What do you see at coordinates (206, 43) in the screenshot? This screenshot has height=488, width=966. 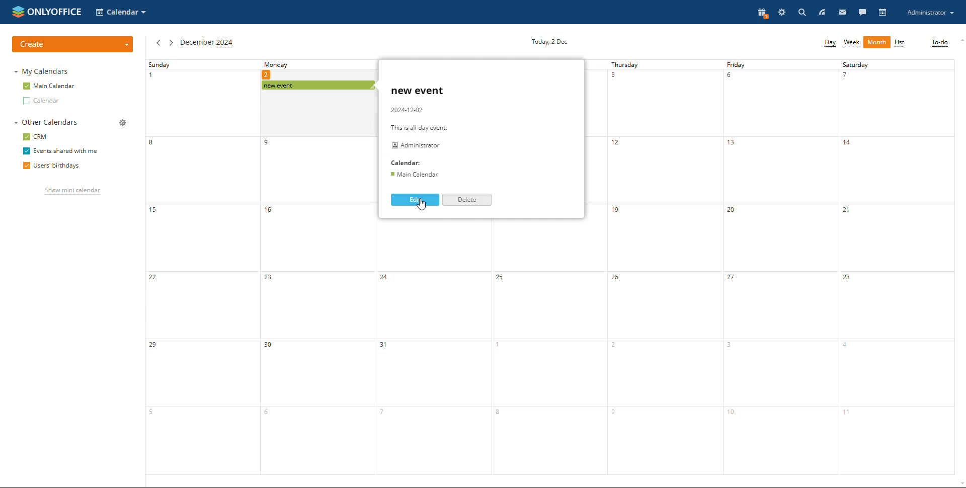 I see `` at bounding box center [206, 43].